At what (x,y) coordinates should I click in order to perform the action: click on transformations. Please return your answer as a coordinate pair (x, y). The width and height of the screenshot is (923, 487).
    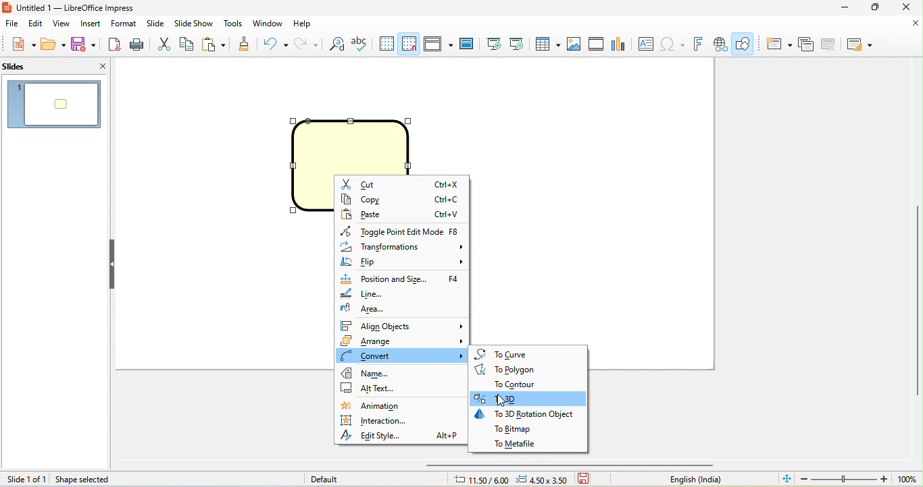
    Looking at the image, I should click on (403, 246).